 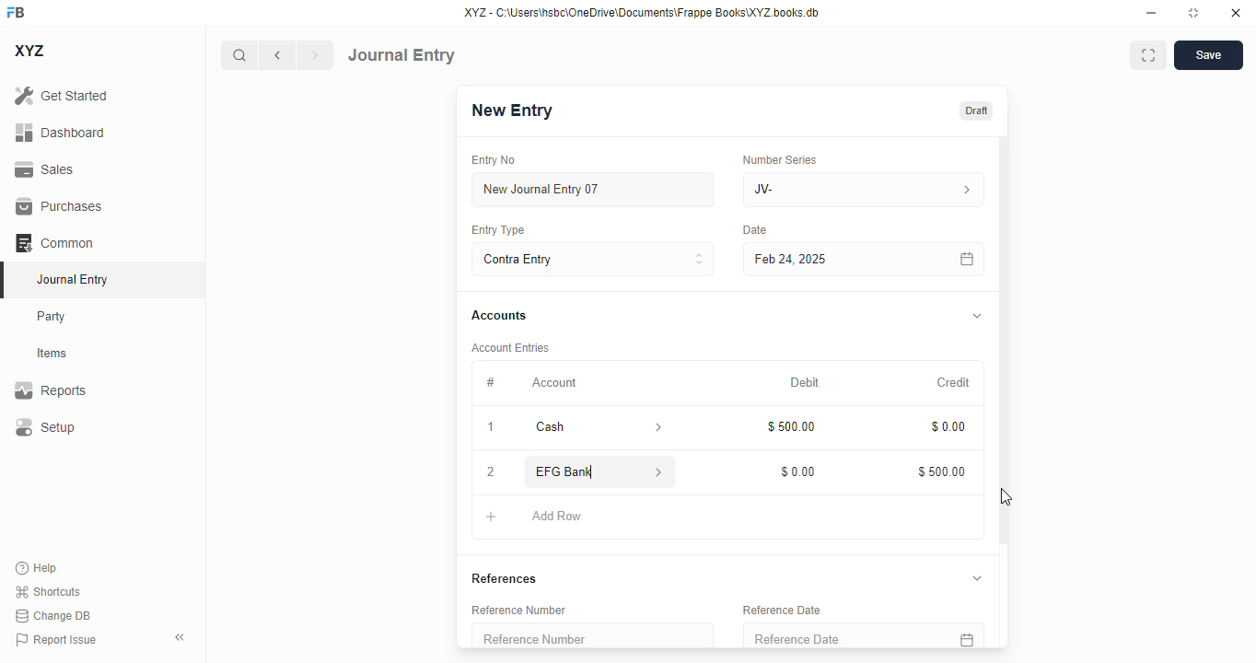 What do you see at coordinates (864, 190) in the screenshot?
I see `JV-` at bounding box center [864, 190].